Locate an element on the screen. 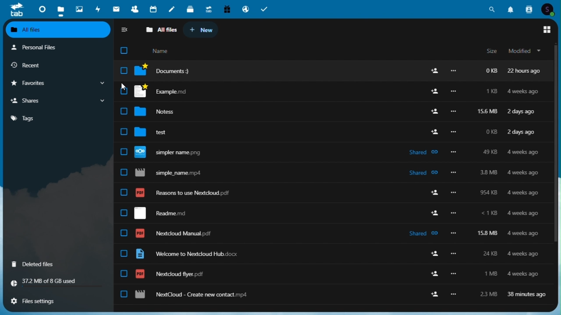 The width and height of the screenshot is (561, 315). neucloud-create new contact.mp4 is located at coordinates (196, 294).